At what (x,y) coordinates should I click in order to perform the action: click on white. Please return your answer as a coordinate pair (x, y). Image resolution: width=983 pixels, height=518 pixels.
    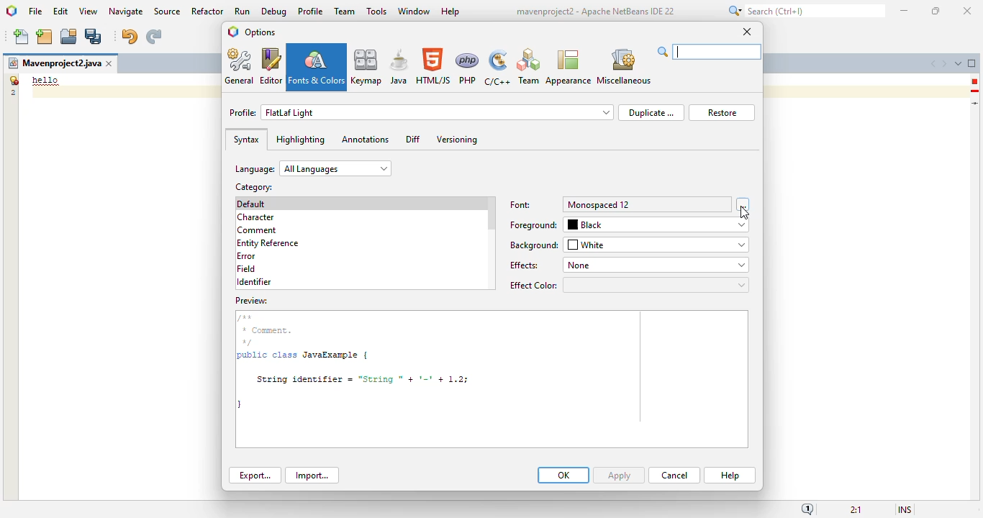
    Looking at the image, I should click on (657, 245).